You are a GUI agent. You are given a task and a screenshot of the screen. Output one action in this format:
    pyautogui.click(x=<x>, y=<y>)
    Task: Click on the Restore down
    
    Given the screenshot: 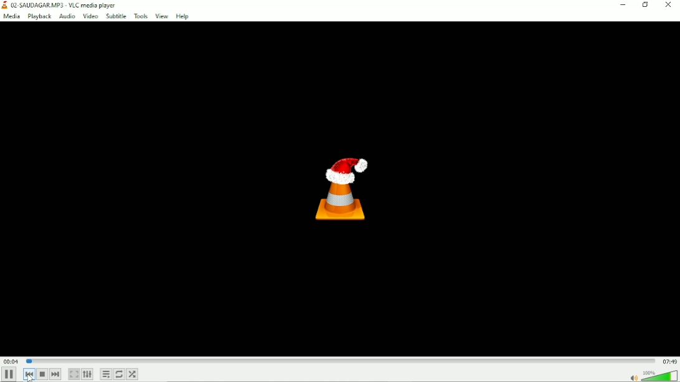 What is the action you would take?
    pyautogui.click(x=646, y=5)
    